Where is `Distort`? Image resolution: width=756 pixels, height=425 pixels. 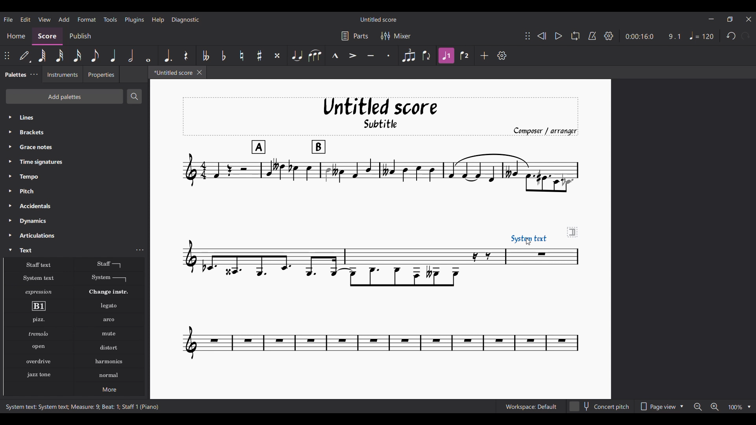 Distort is located at coordinates (109, 348).